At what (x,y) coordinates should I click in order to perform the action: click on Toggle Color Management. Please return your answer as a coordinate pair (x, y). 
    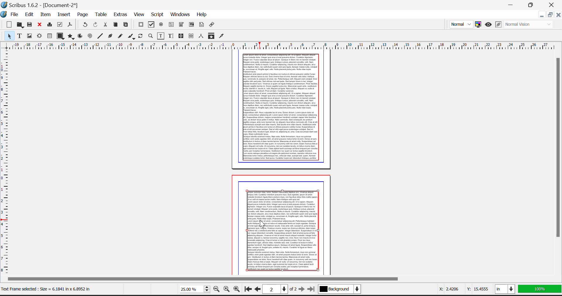
    Looking at the image, I should click on (479, 25).